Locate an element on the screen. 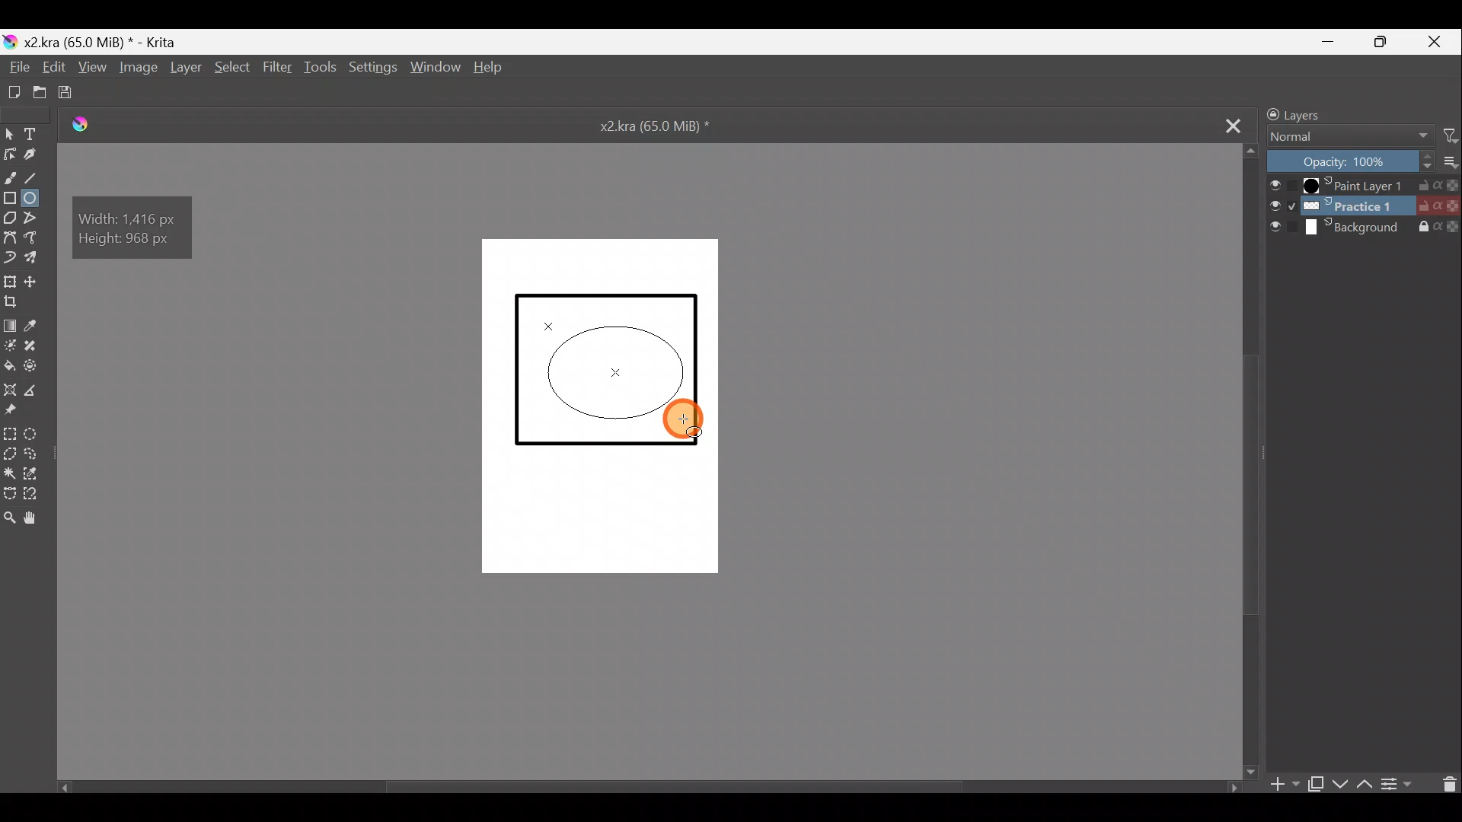  Zoom tool is located at coordinates (9, 523).